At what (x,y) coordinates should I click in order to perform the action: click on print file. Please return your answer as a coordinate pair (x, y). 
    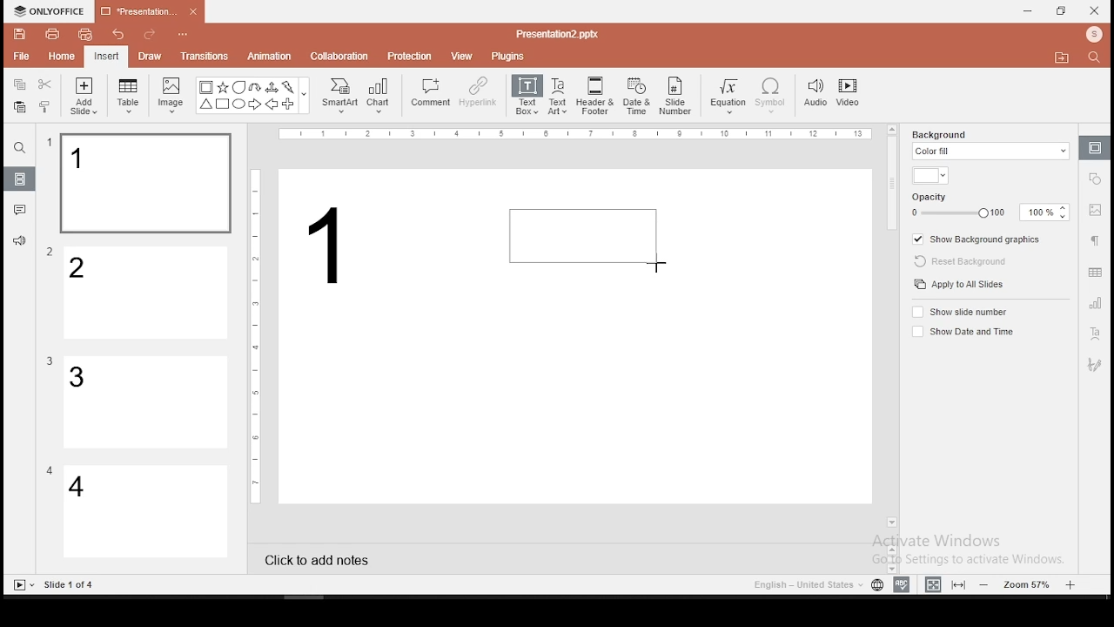
    Looking at the image, I should click on (52, 32).